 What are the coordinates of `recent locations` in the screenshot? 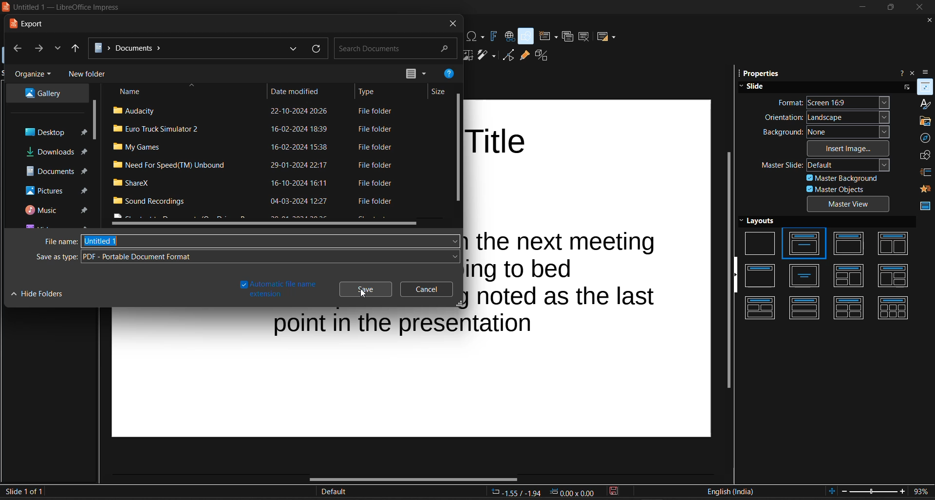 It's located at (57, 50).